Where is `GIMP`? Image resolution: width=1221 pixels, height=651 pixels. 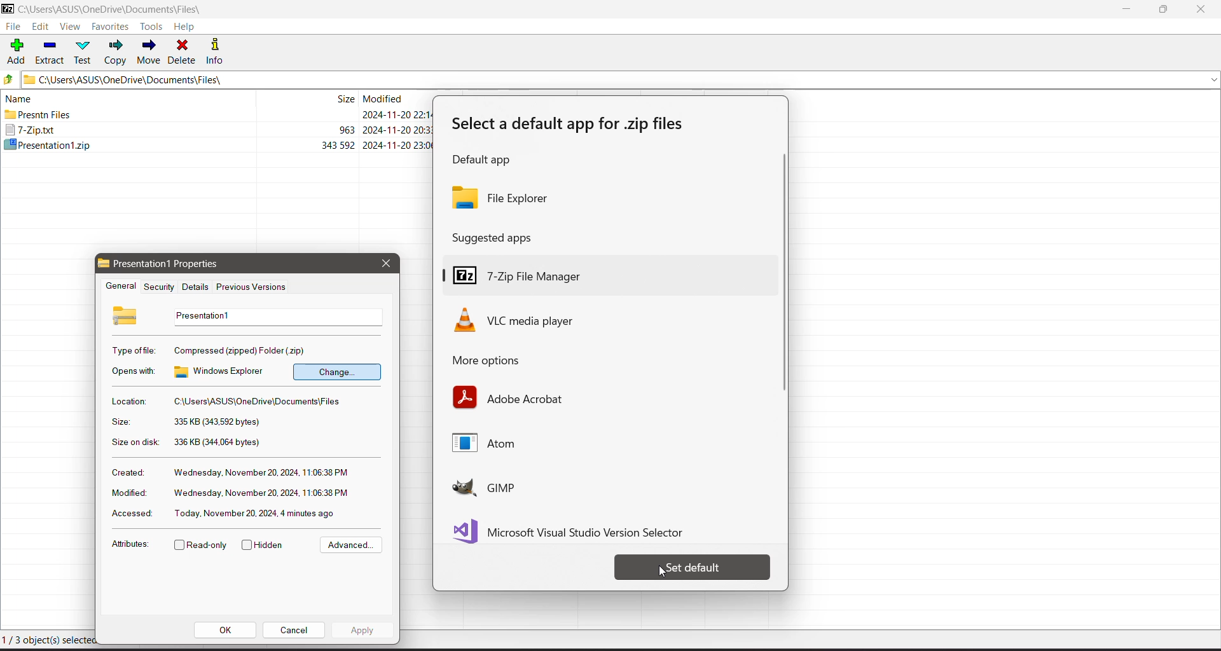 GIMP is located at coordinates (524, 488).